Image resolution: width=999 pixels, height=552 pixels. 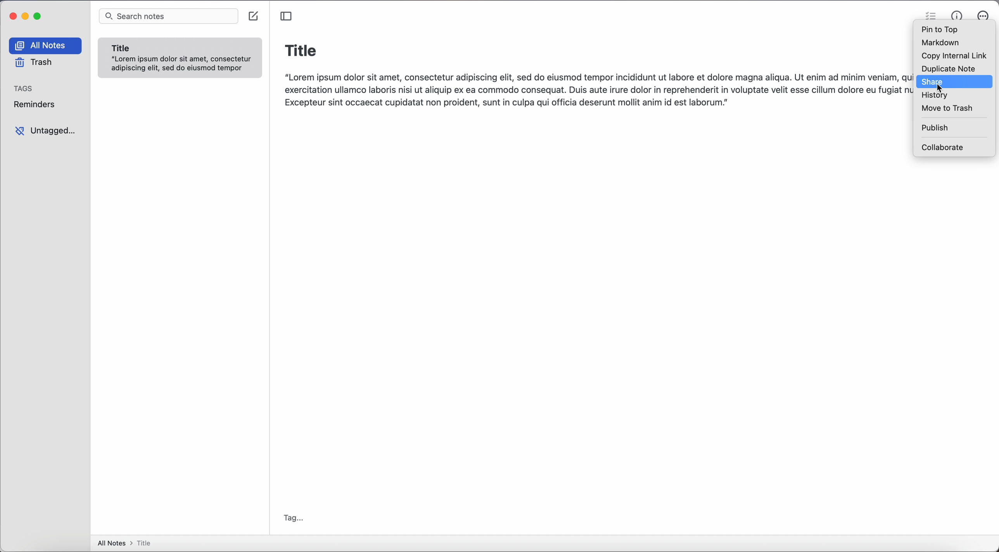 What do you see at coordinates (33, 63) in the screenshot?
I see `trash` at bounding box center [33, 63].